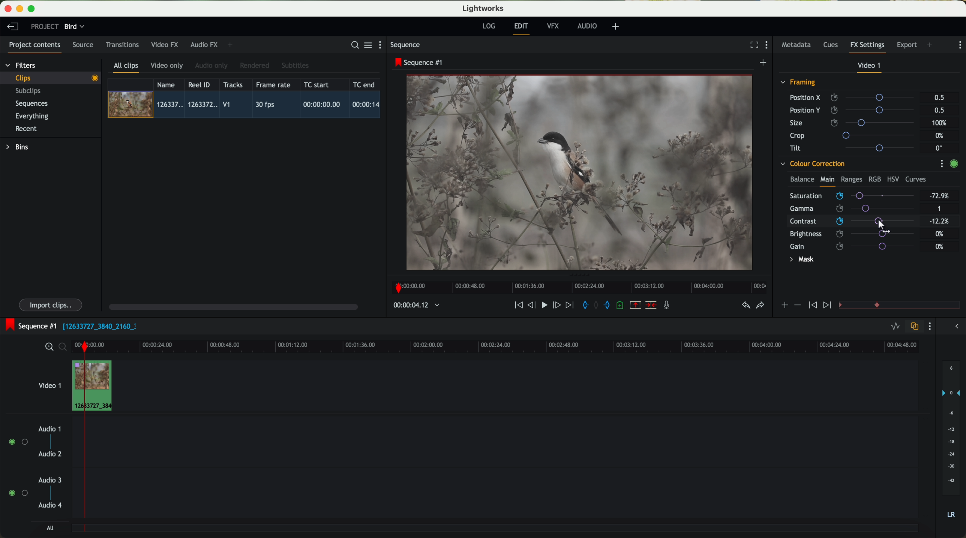 This screenshot has width=966, height=538. What do you see at coordinates (811, 306) in the screenshot?
I see `icon` at bounding box center [811, 306].